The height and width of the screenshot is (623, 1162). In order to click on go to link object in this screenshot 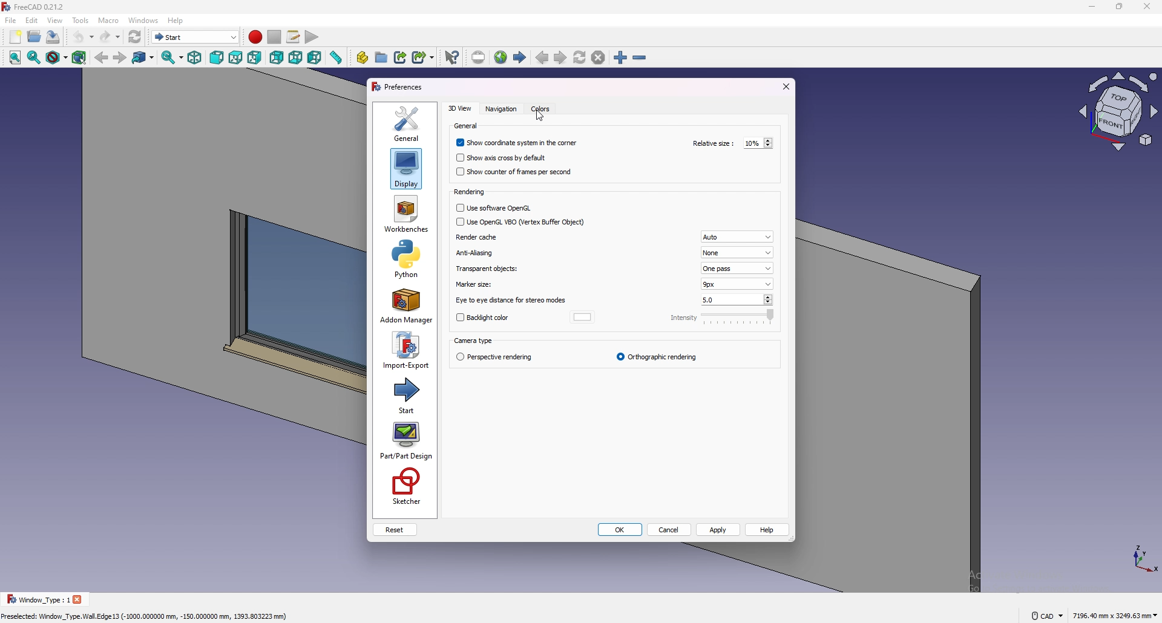, I will do `click(144, 58)`.